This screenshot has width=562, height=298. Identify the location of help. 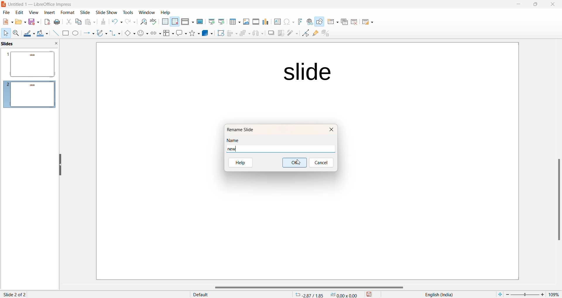
(244, 162).